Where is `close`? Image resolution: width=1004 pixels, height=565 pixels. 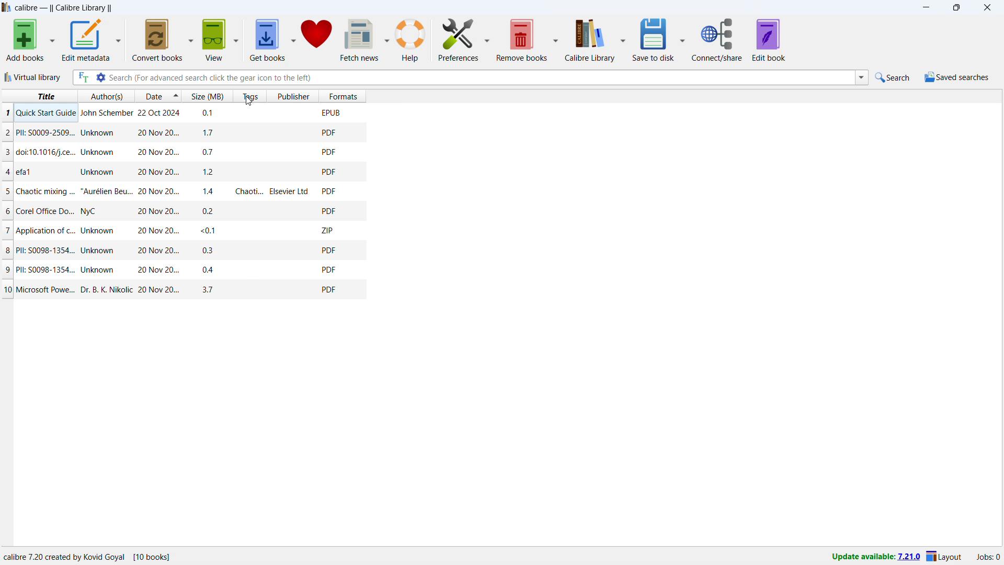 close is located at coordinates (987, 8).